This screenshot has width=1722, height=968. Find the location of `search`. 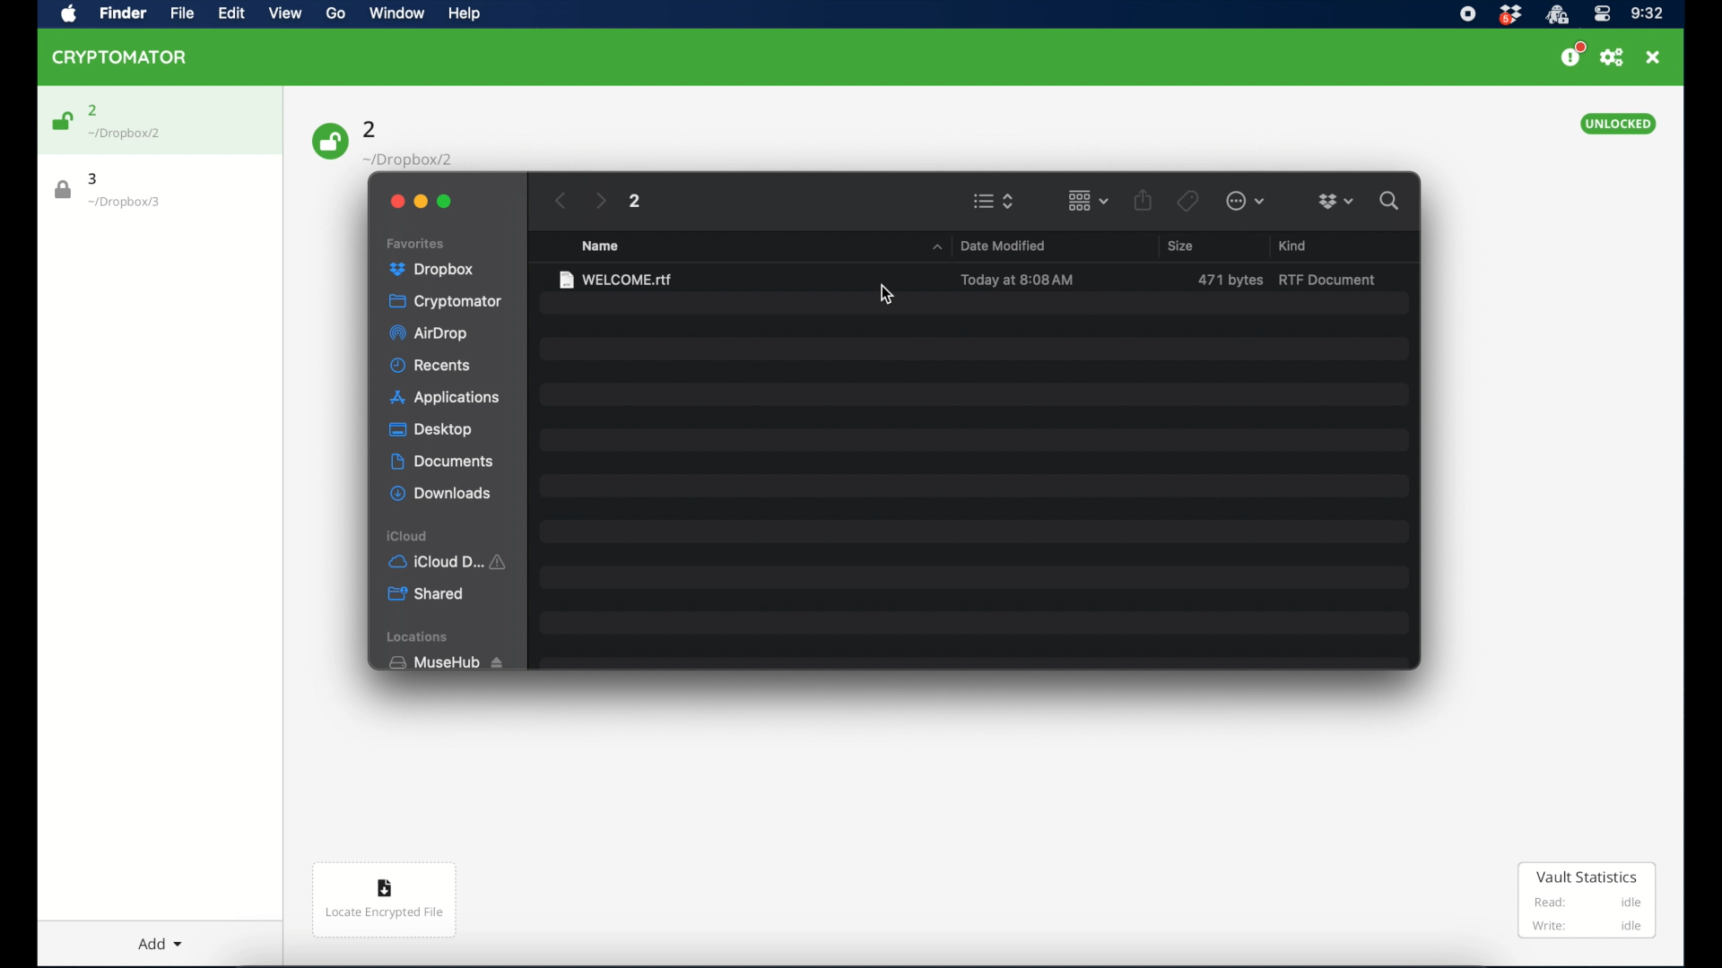

search is located at coordinates (1390, 202).